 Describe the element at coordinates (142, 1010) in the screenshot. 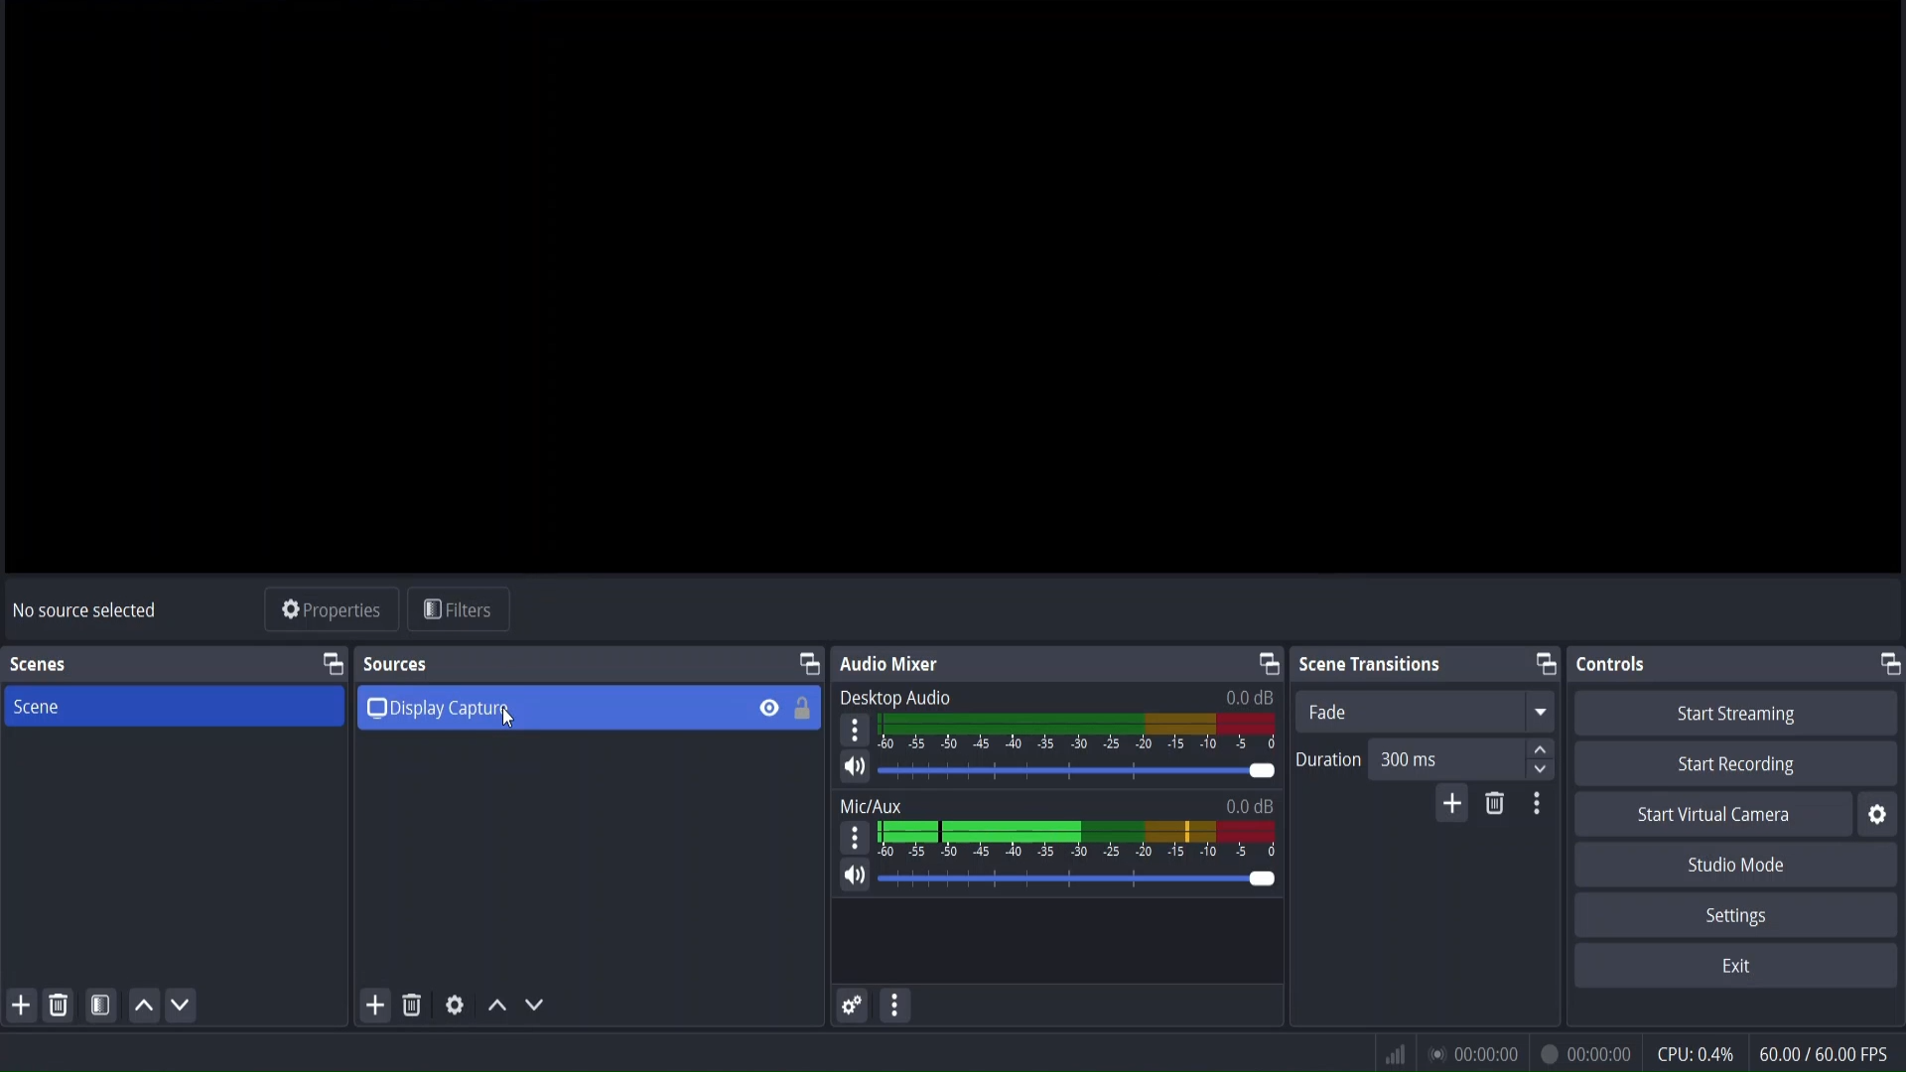

I see `move scene up` at that location.